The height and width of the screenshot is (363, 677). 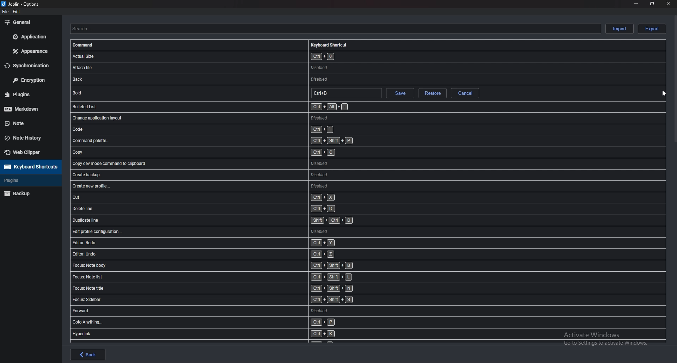 What do you see at coordinates (221, 140) in the screenshot?
I see `shortcut` at bounding box center [221, 140].